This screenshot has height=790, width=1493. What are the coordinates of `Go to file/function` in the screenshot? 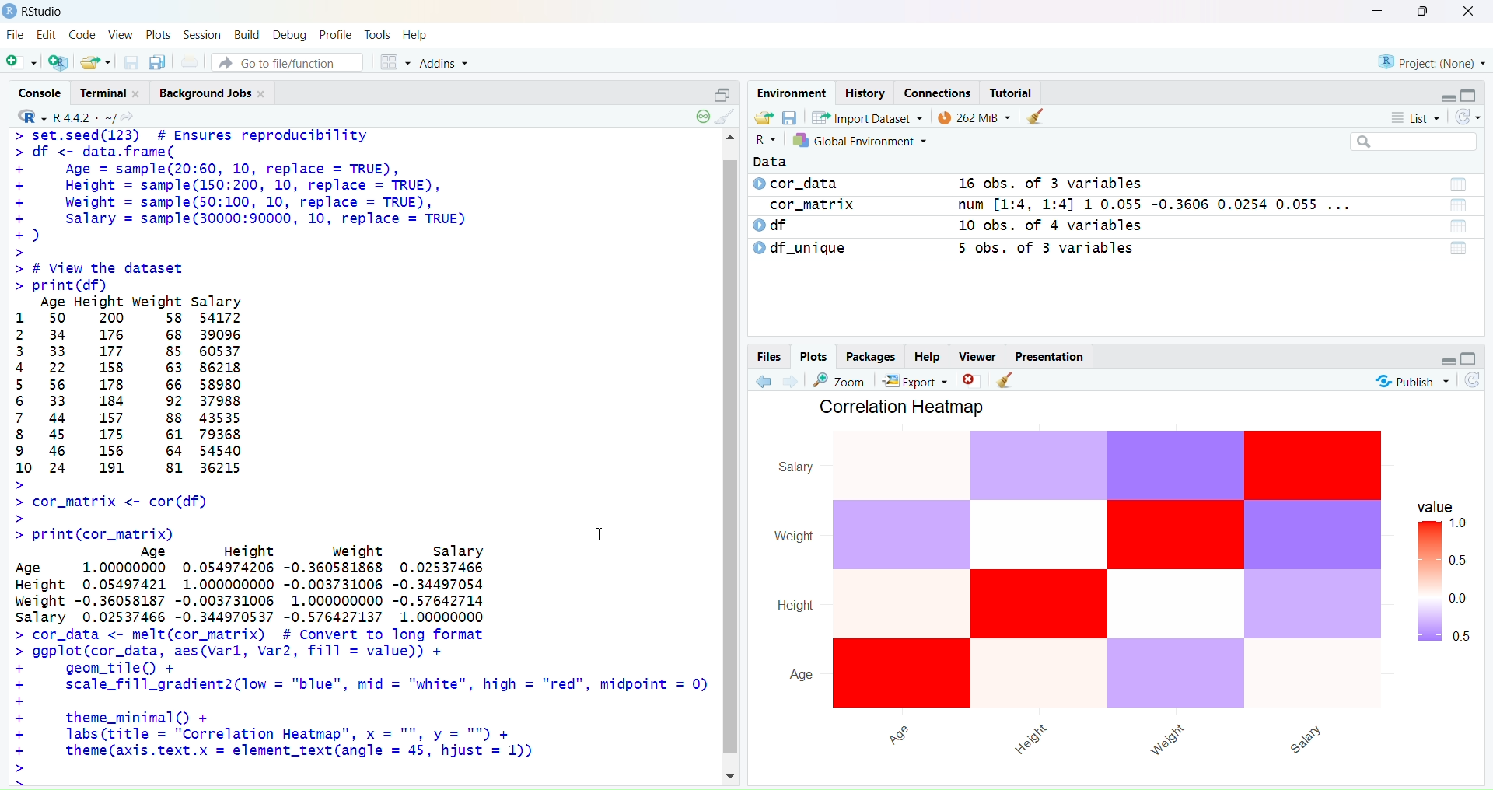 It's located at (286, 63).